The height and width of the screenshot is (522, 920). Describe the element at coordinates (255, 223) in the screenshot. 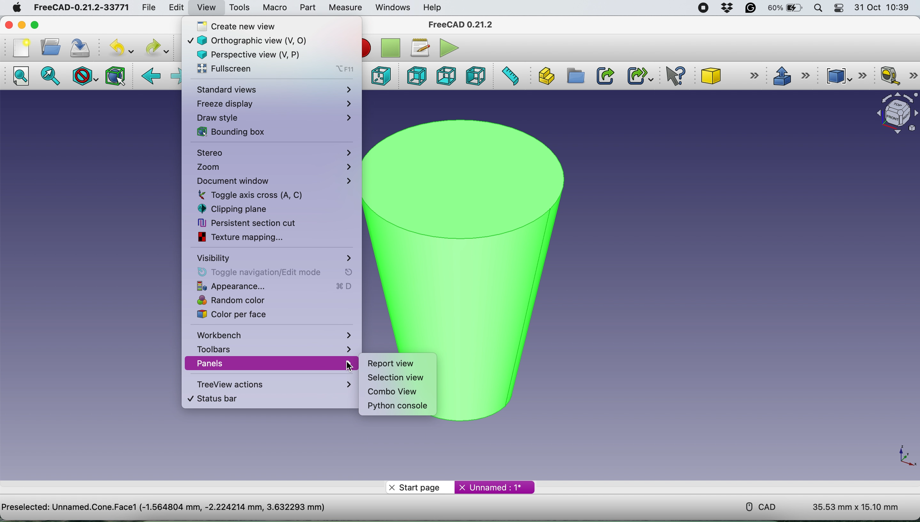

I see `persistent section cut` at that location.